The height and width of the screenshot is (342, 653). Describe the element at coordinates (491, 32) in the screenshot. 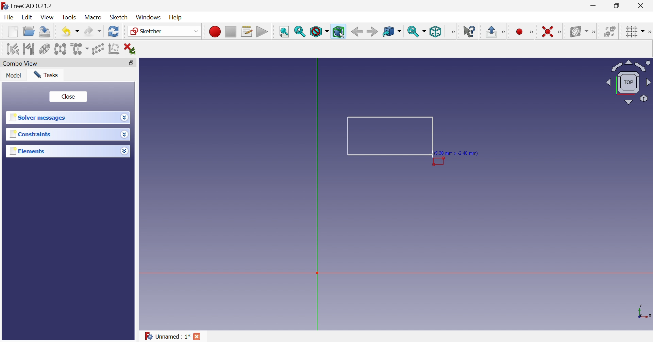

I see `Leave sketch` at that location.